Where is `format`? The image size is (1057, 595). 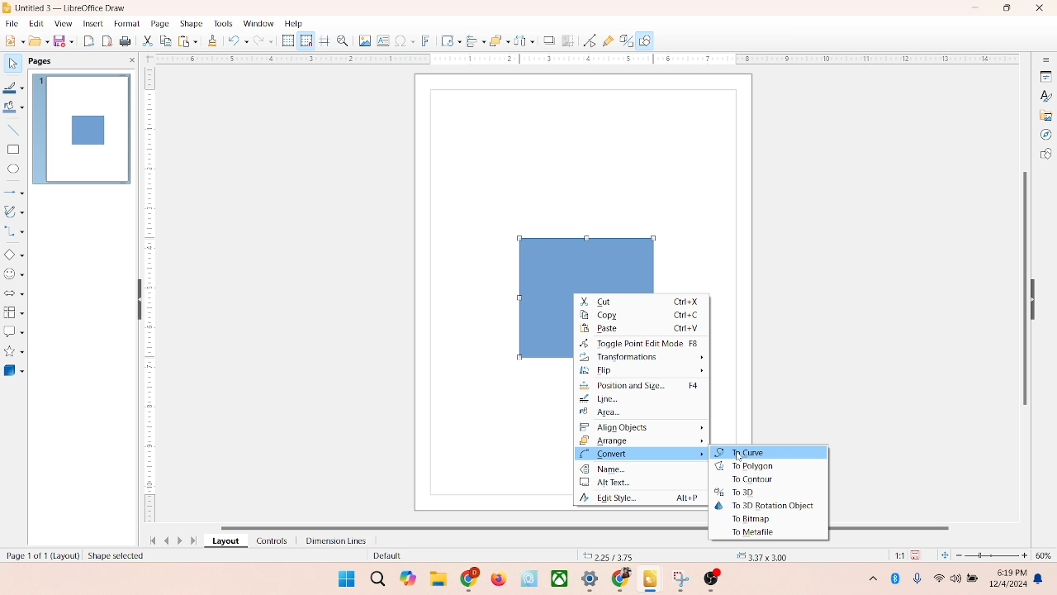
format is located at coordinates (126, 22).